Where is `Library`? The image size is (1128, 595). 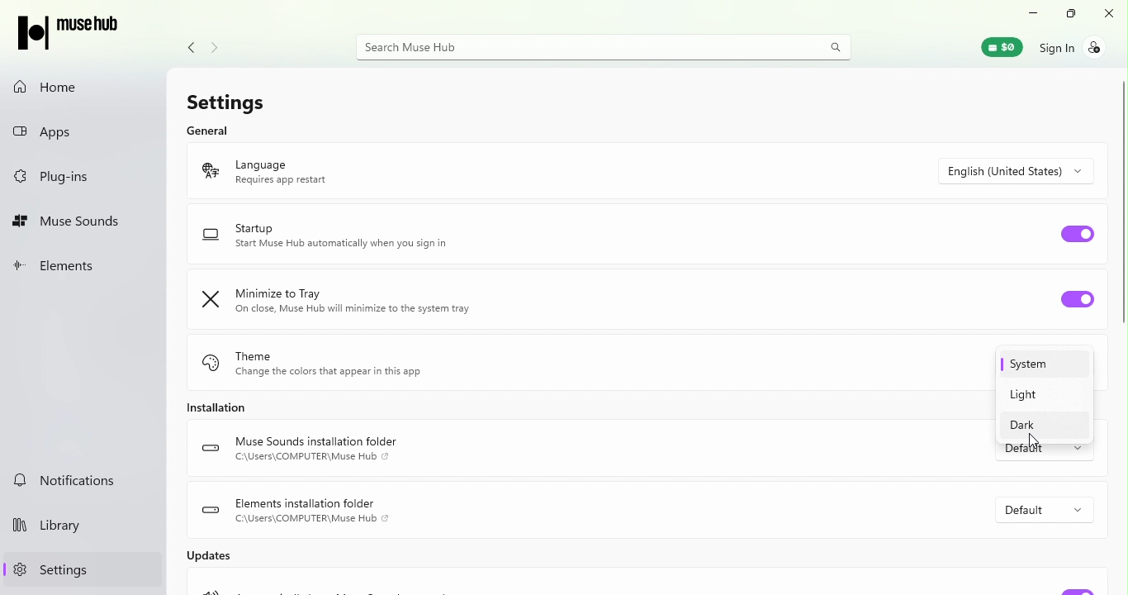 Library is located at coordinates (56, 528).